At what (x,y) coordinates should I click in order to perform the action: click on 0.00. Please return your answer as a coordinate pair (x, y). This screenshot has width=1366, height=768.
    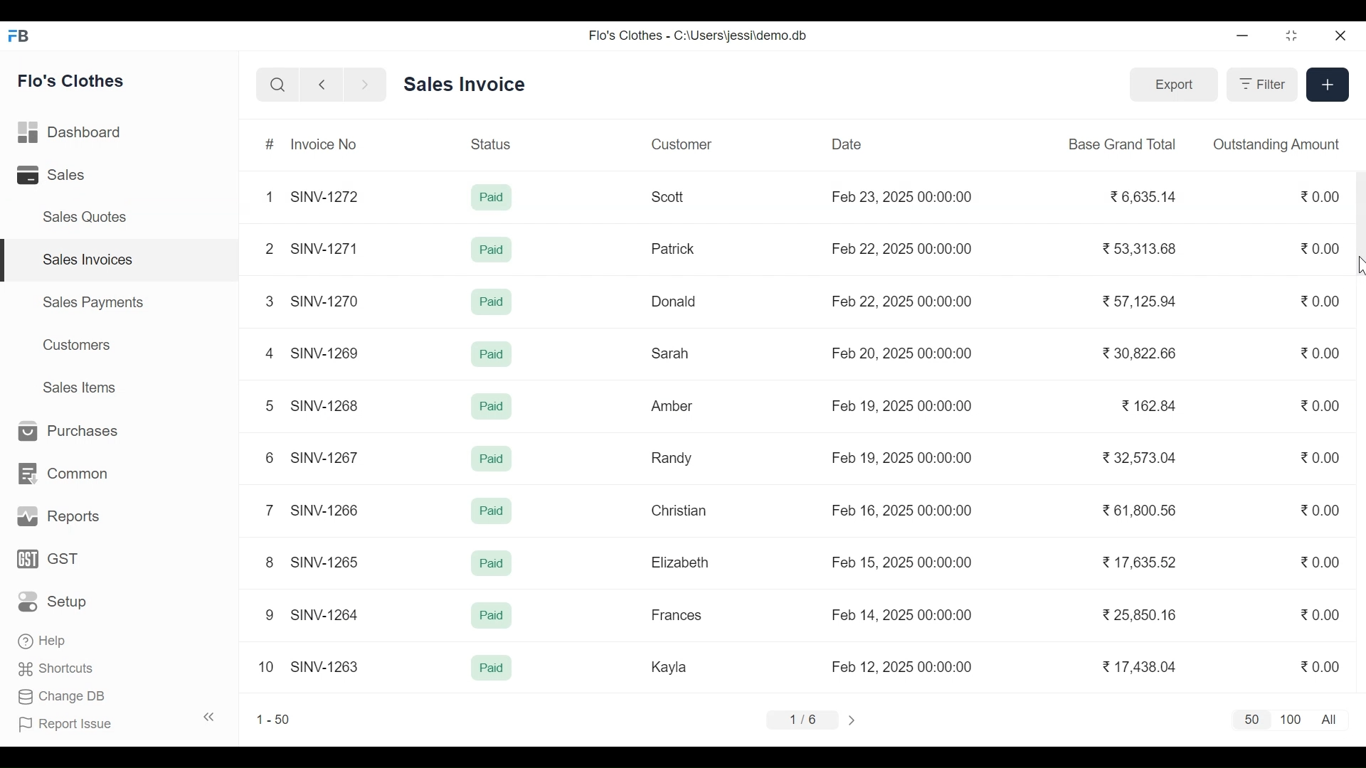
    Looking at the image, I should click on (1319, 196).